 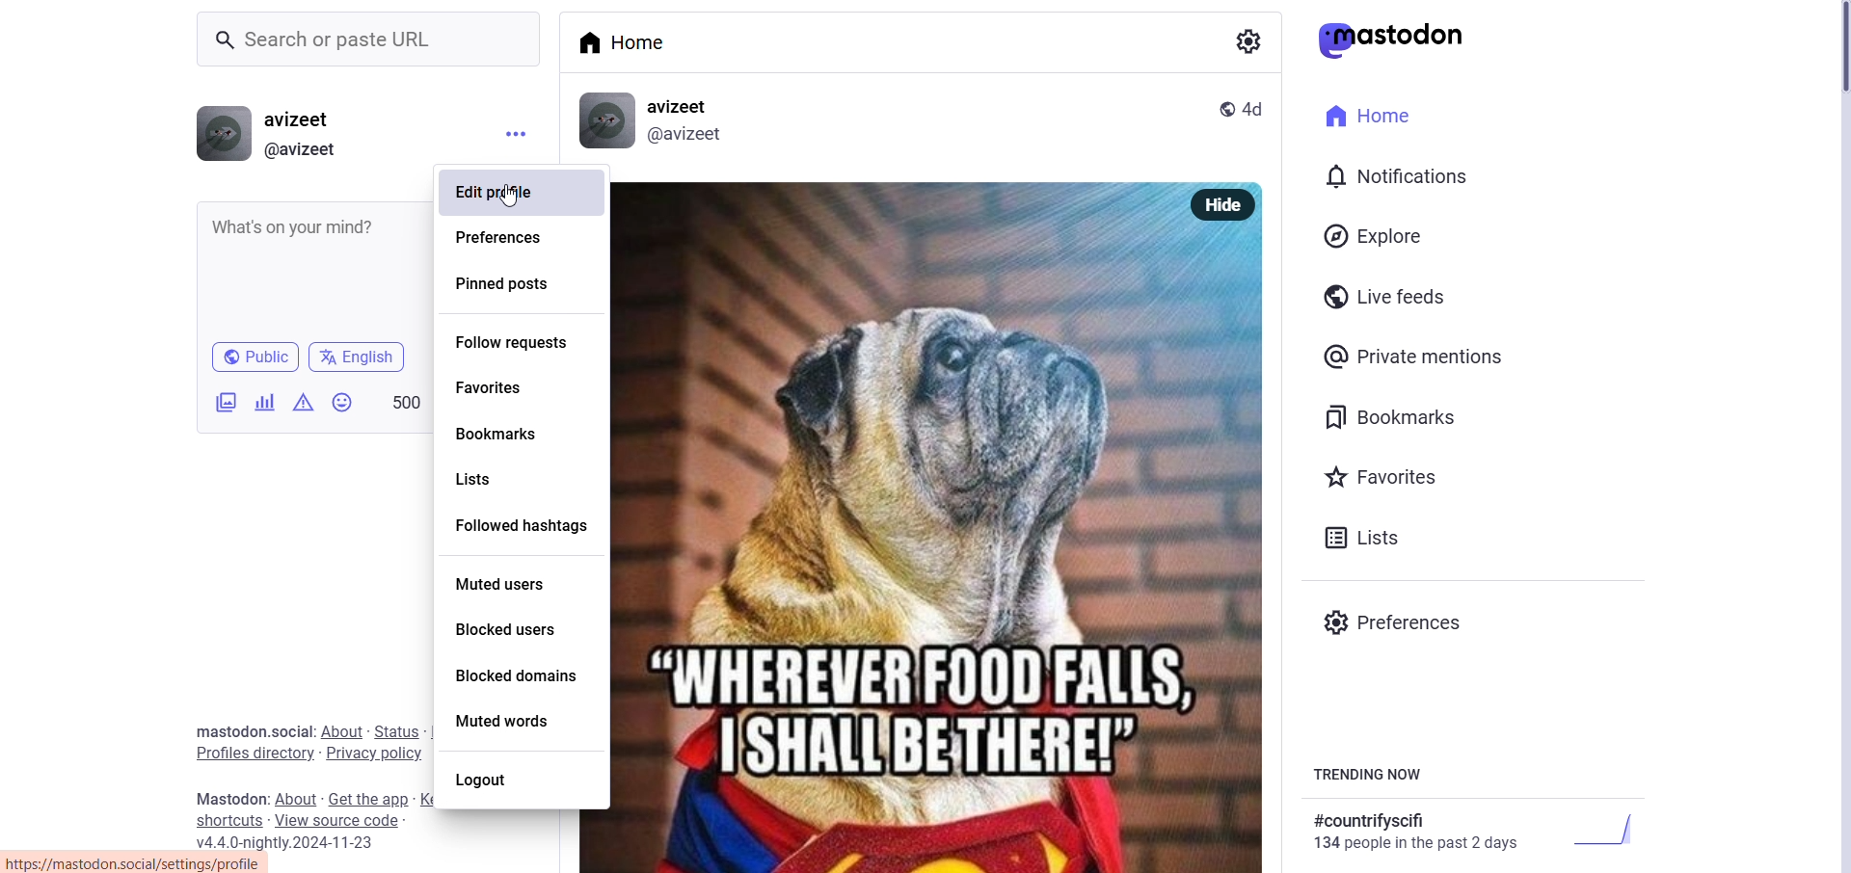 I want to click on blocked users, so click(x=500, y=630).